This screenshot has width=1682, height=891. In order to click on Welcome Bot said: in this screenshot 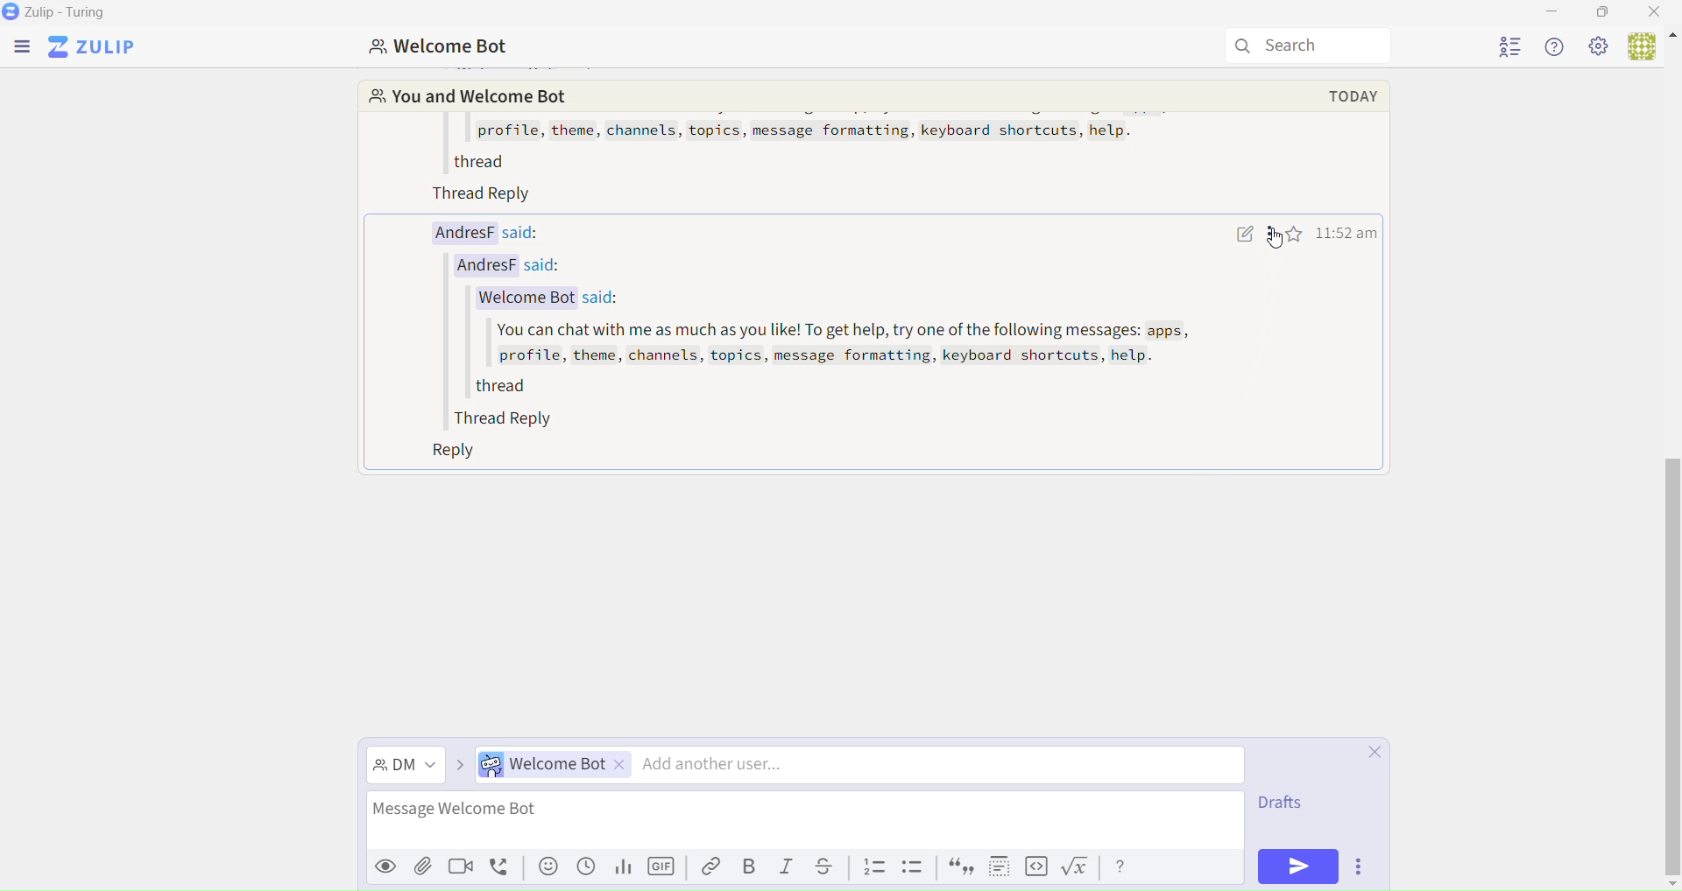, I will do `click(544, 298)`.